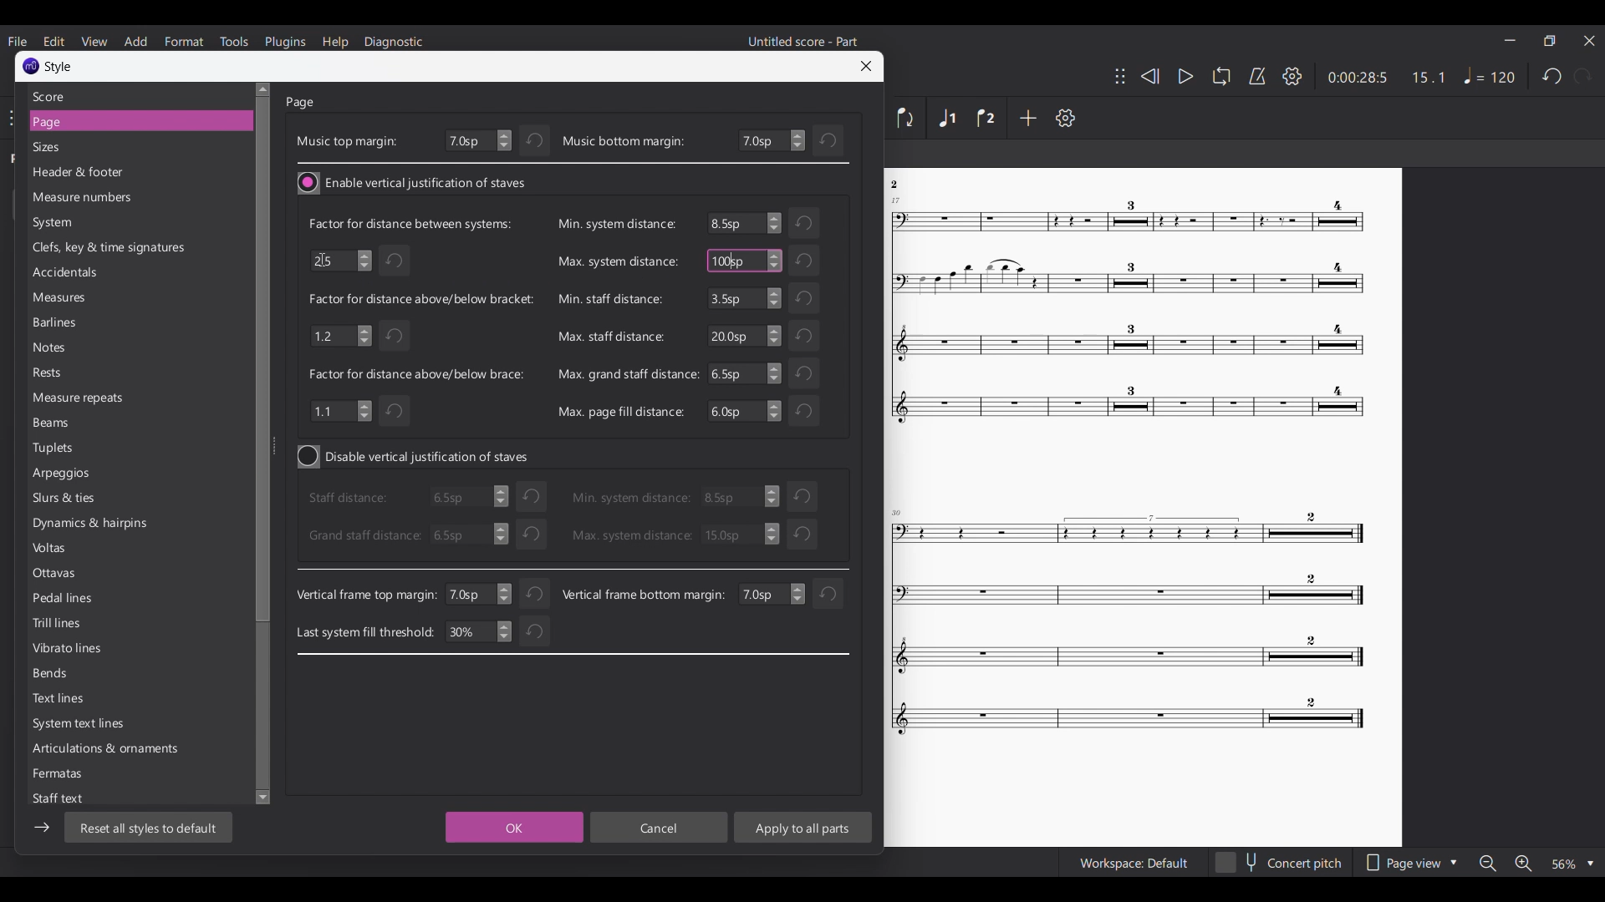 Image resolution: width=1605 pixels, height=902 pixels. Describe the element at coordinates (1134, 864) in the screenshot. I see `Workspace Default` at that location.